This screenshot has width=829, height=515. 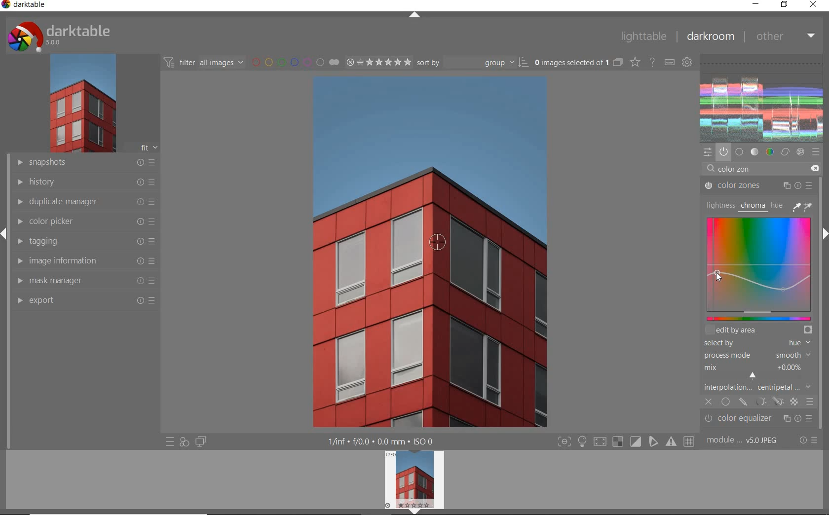 I want to click on presets, so click(x=816, y=151).